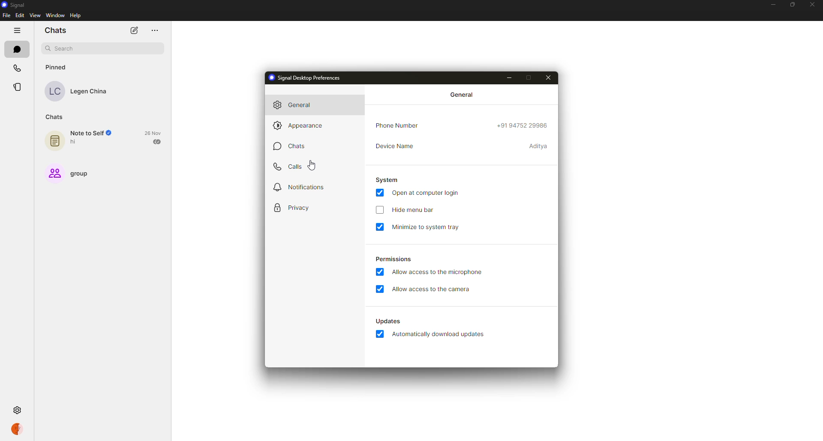  I want to click on calls, so click(288, 167).